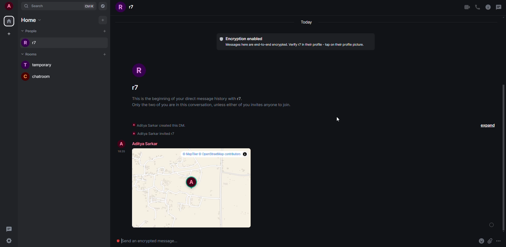  Describe the element at coordinates (146, 241) in the screenshot. I see `send encrypted message` at that location.